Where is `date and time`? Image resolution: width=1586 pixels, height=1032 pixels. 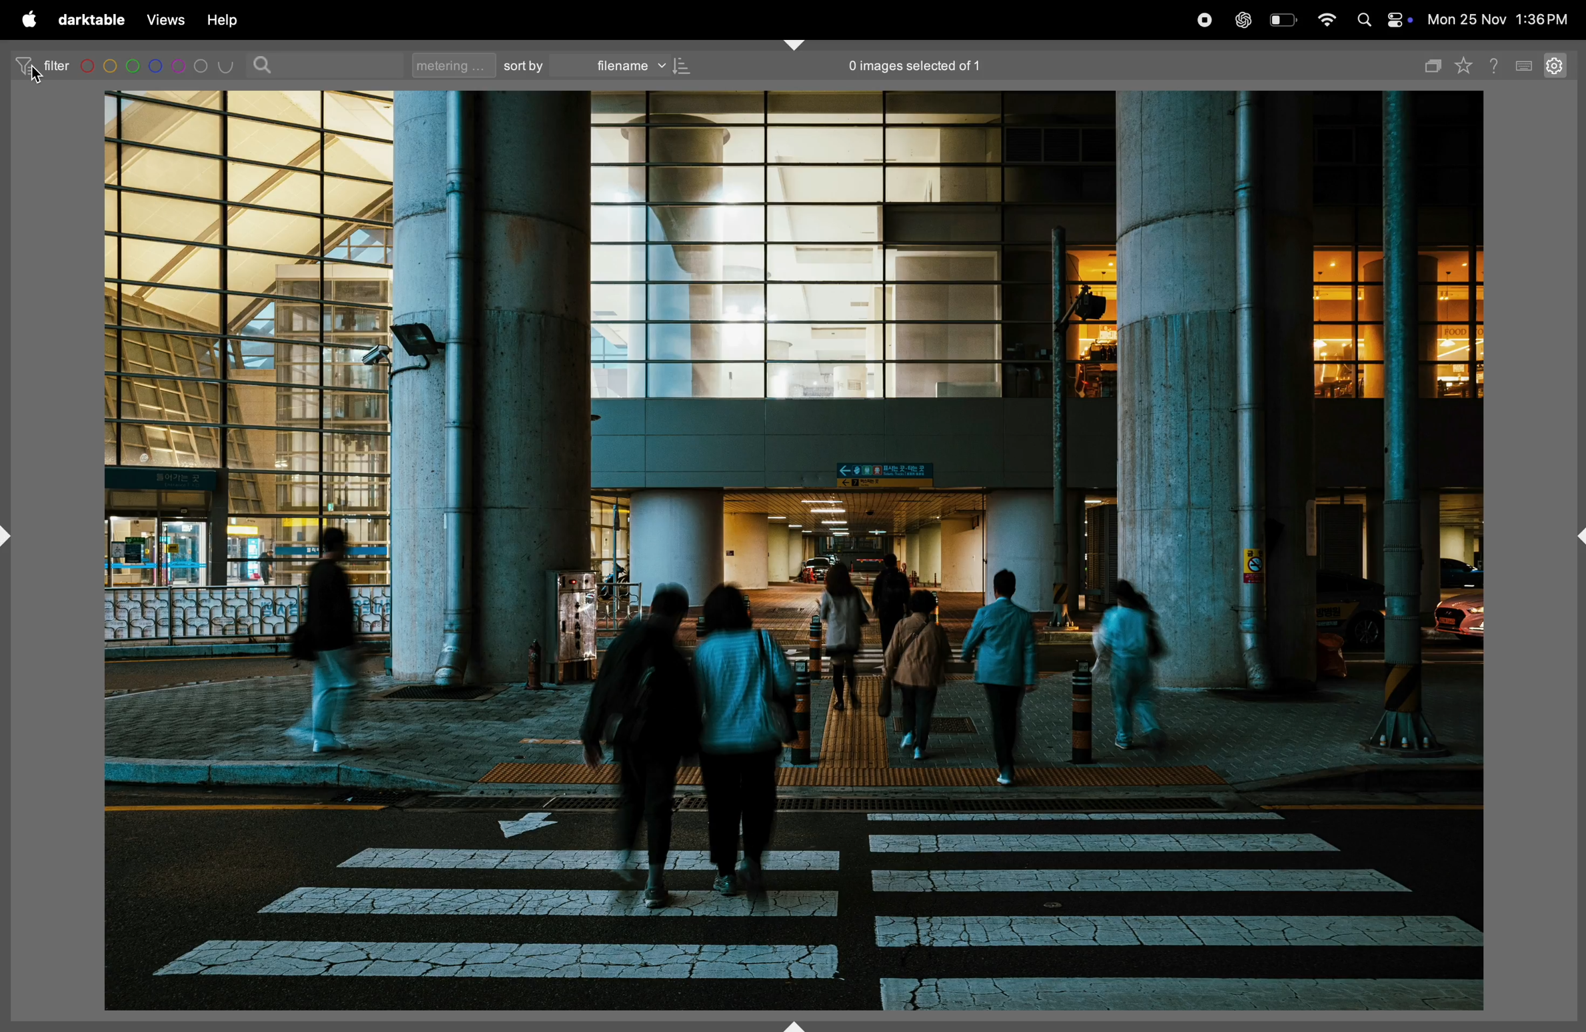 date and time is located at coordinates (1504, 18).